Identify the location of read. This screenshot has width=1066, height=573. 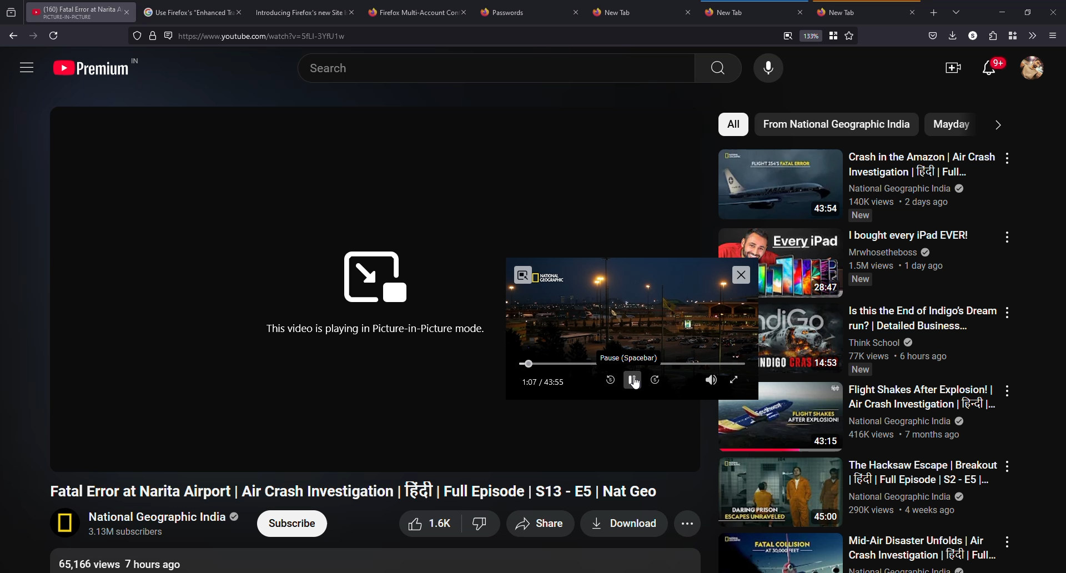
(168, 36).